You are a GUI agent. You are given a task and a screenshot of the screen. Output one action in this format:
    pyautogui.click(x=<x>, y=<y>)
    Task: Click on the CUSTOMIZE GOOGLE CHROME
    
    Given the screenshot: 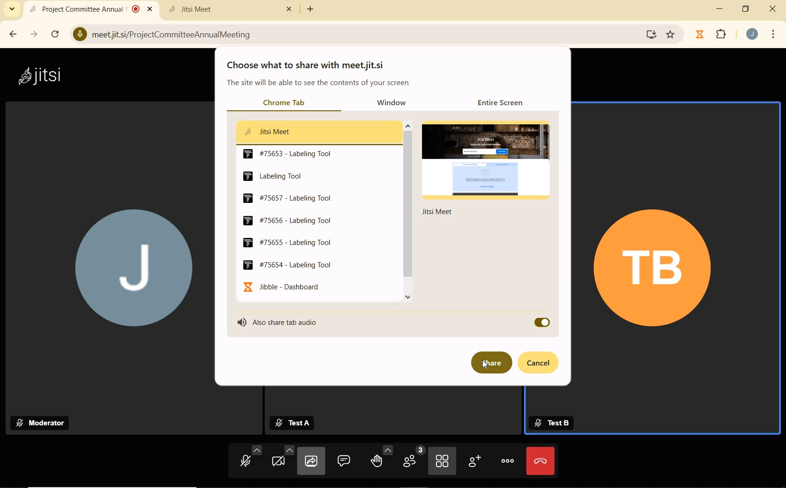 What is the action you would take?
    pyautogui.click(x=773, y=35)
    